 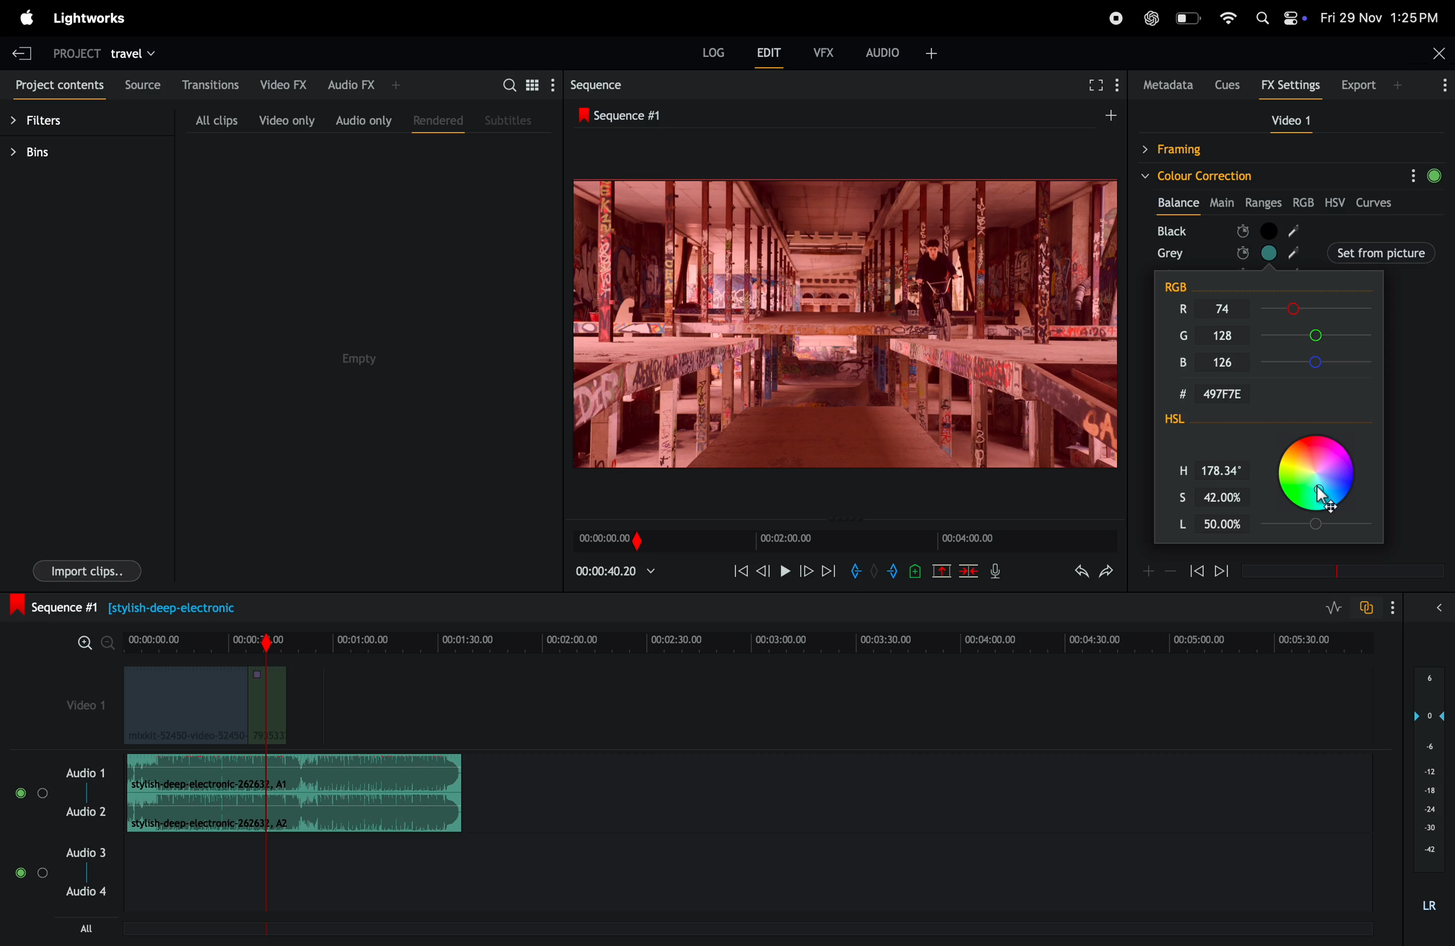 I want to click on add in mark, so click(x=855, y=571).